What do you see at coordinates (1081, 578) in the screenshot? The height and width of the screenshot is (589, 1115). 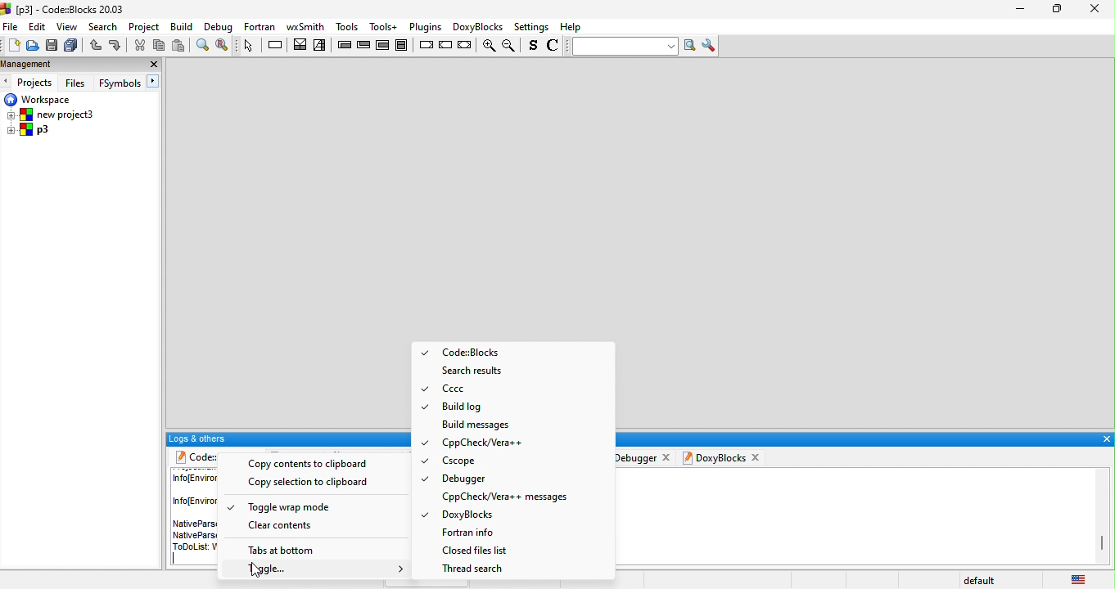 I see `United states (english)` at bounding box center [1081, 578].